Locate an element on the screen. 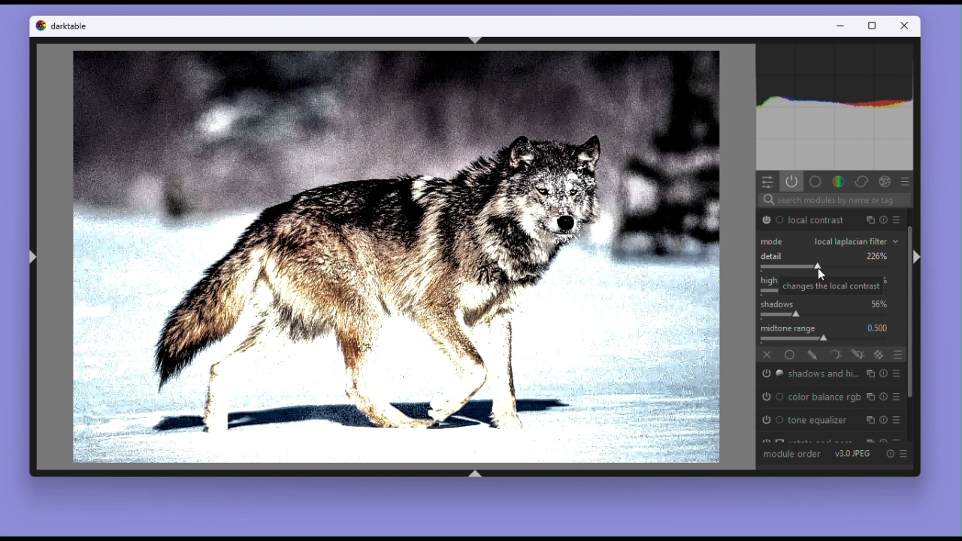 This screenshot has height=541, width=962. base is located at coordinates (816, 181).